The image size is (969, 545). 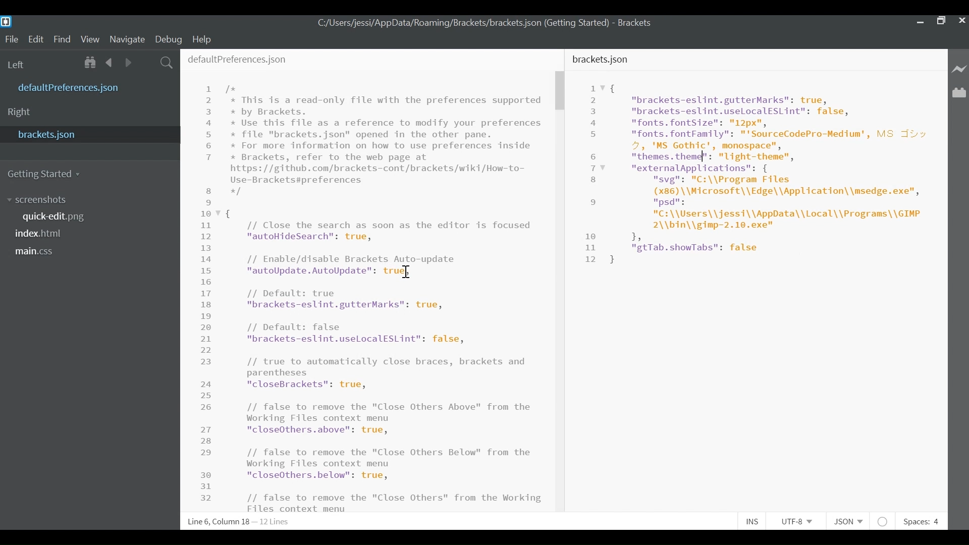 I want to click on Debug, so click(x=170, y=39).